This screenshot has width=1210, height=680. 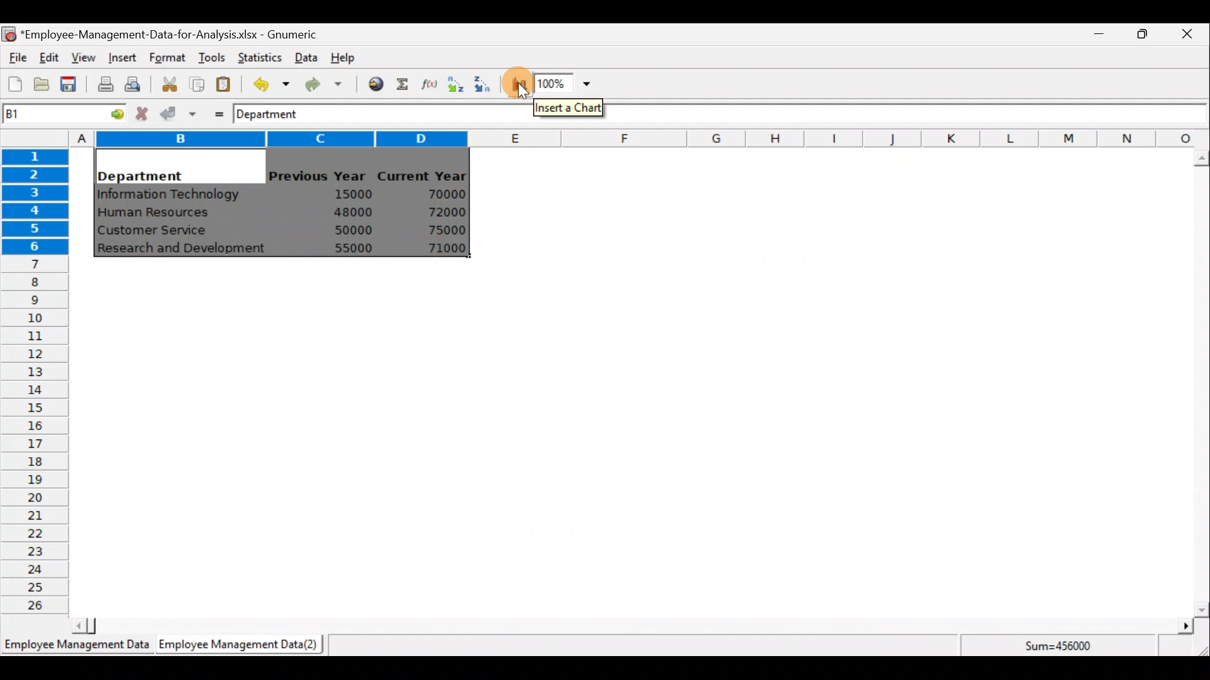 I want to click on Previous Year, so click(x=318, y=176).